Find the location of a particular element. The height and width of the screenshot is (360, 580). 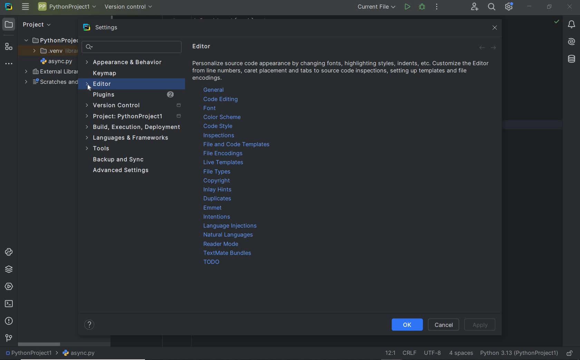

python packages is located at coordinates (9, 270).